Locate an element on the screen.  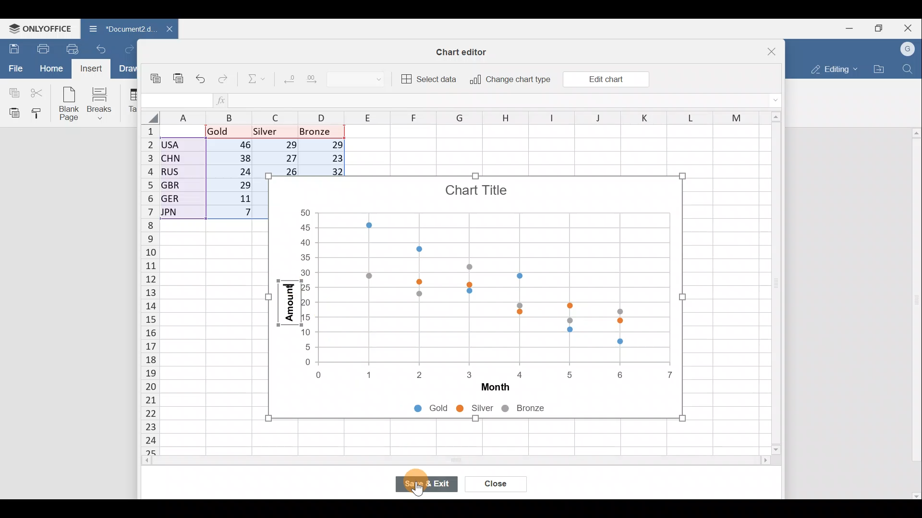
Cursor on Insert is located at coordinates (92, 70).